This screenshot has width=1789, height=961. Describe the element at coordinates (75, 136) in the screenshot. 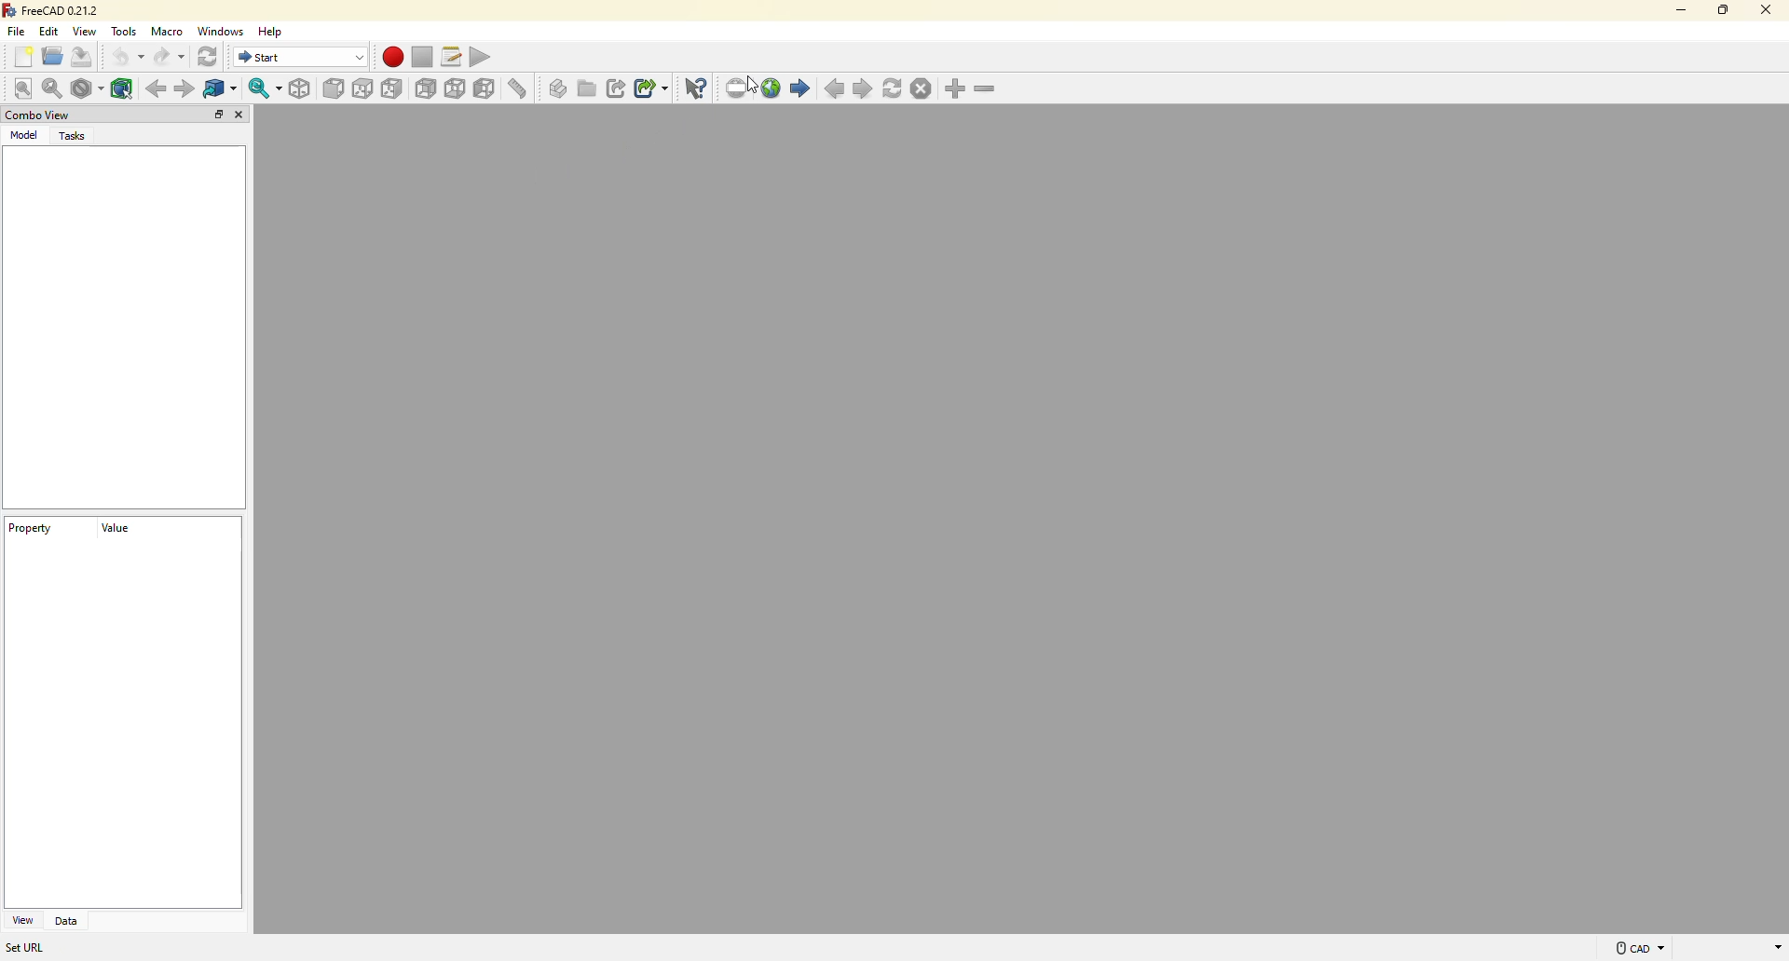

I see `tasks` at that location.